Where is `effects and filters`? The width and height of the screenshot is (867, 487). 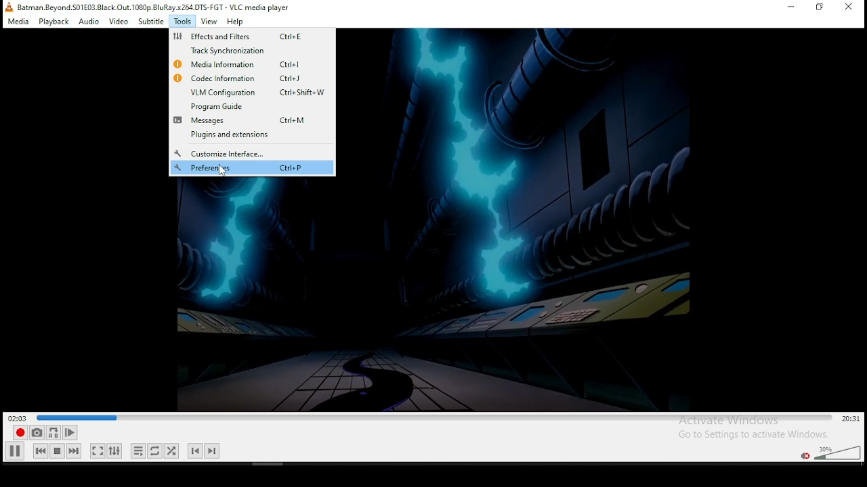 effects and filters is located at coordinates (252, 37).